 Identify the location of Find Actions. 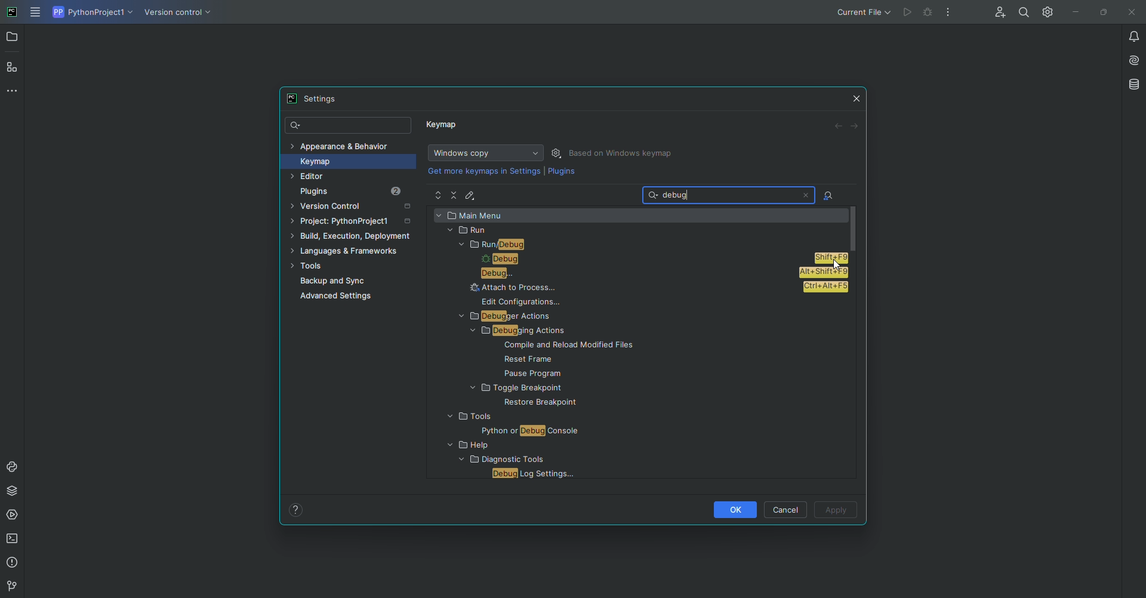
(828, 196).